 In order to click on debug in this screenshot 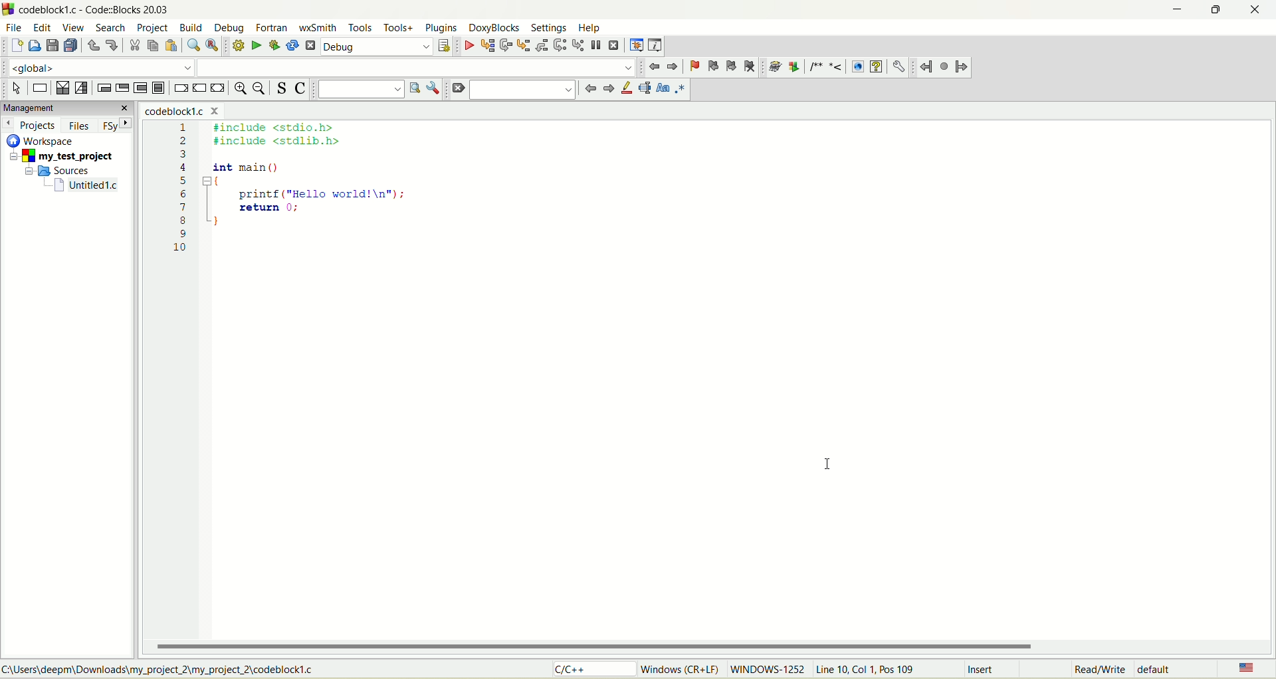, I will do `click(231, 28)`.